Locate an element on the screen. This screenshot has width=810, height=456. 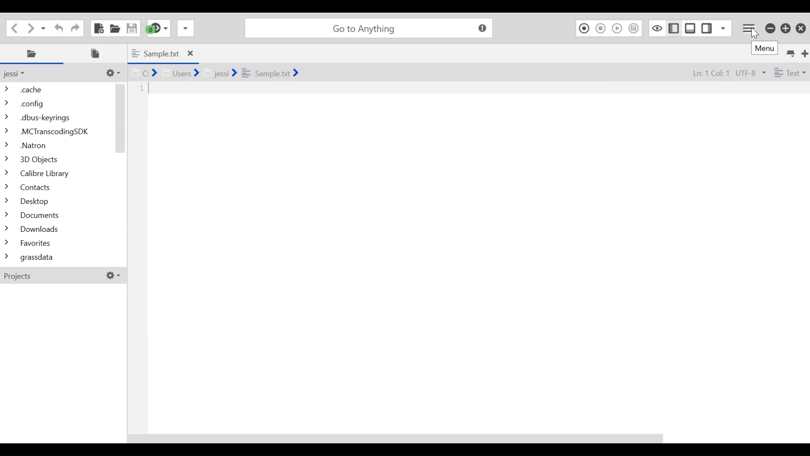
Show/Hide Bottom Pane is located at coordinates (691, 28).